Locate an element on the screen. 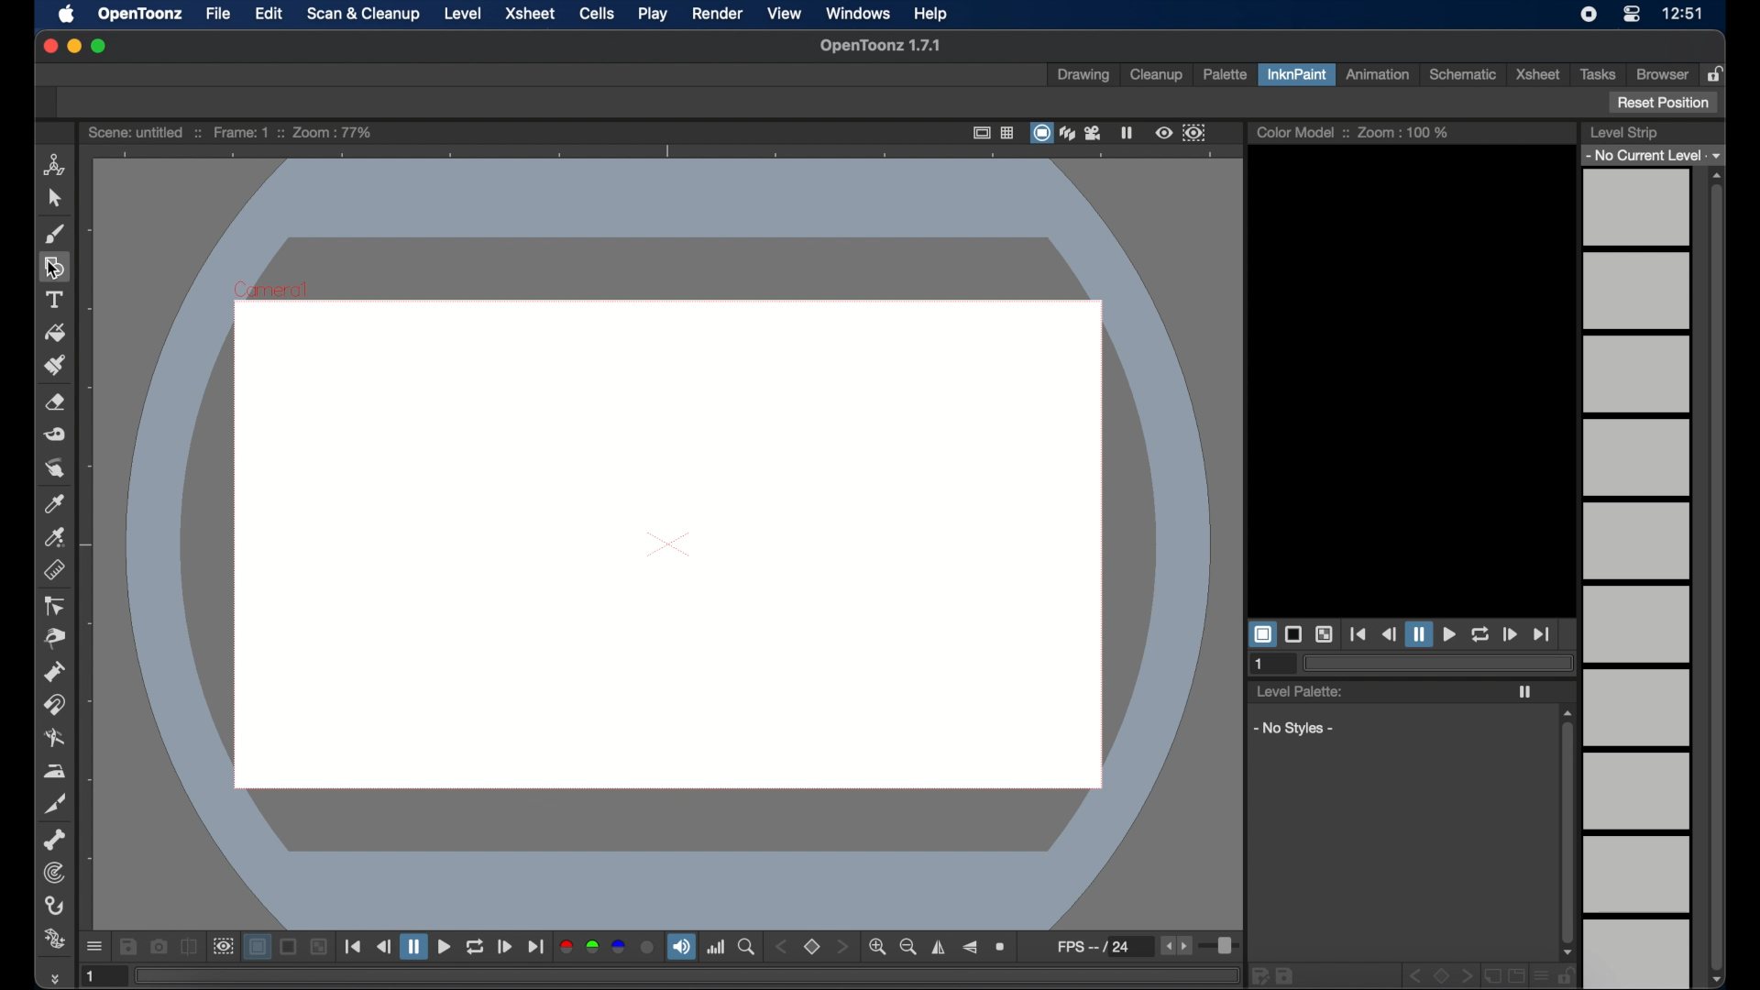 The image size is (1760, 990). stepper button is located at coordinates (780, 947).